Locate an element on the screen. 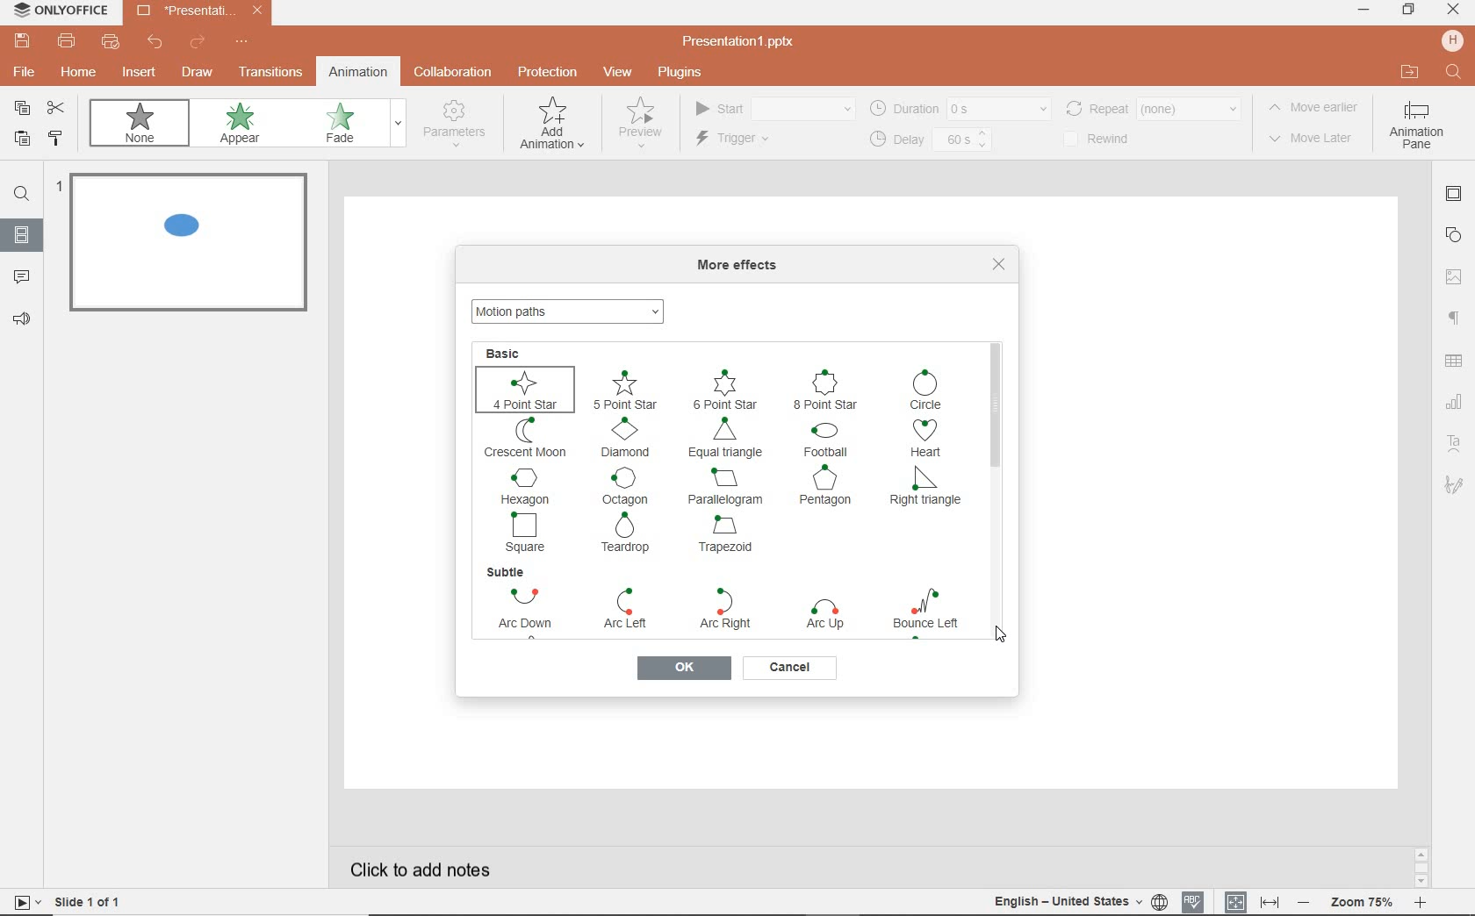 Image resolution: width=1475 pixels, height=916 pixels. CIRCLE is located at coordinates (929, 390).